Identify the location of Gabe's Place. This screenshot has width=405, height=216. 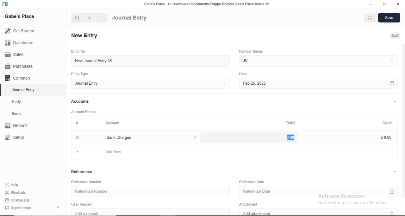
(20, 16).